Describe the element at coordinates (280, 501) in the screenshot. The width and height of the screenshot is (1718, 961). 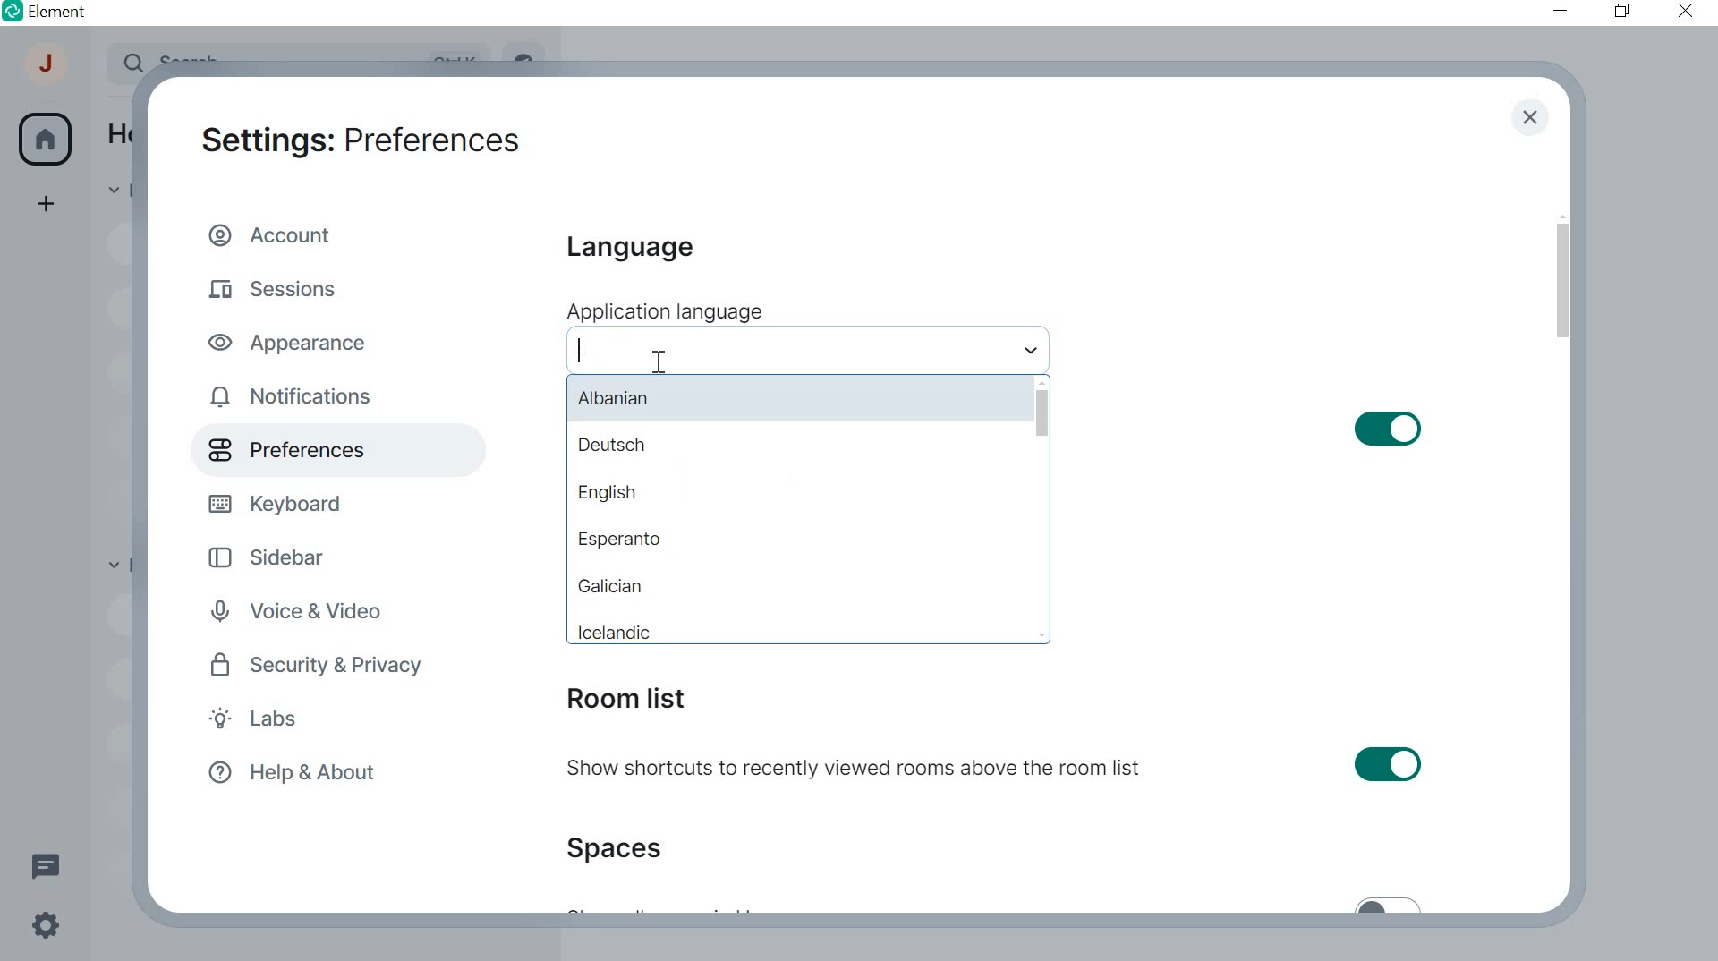
I see `KEYBOARD` at that location.